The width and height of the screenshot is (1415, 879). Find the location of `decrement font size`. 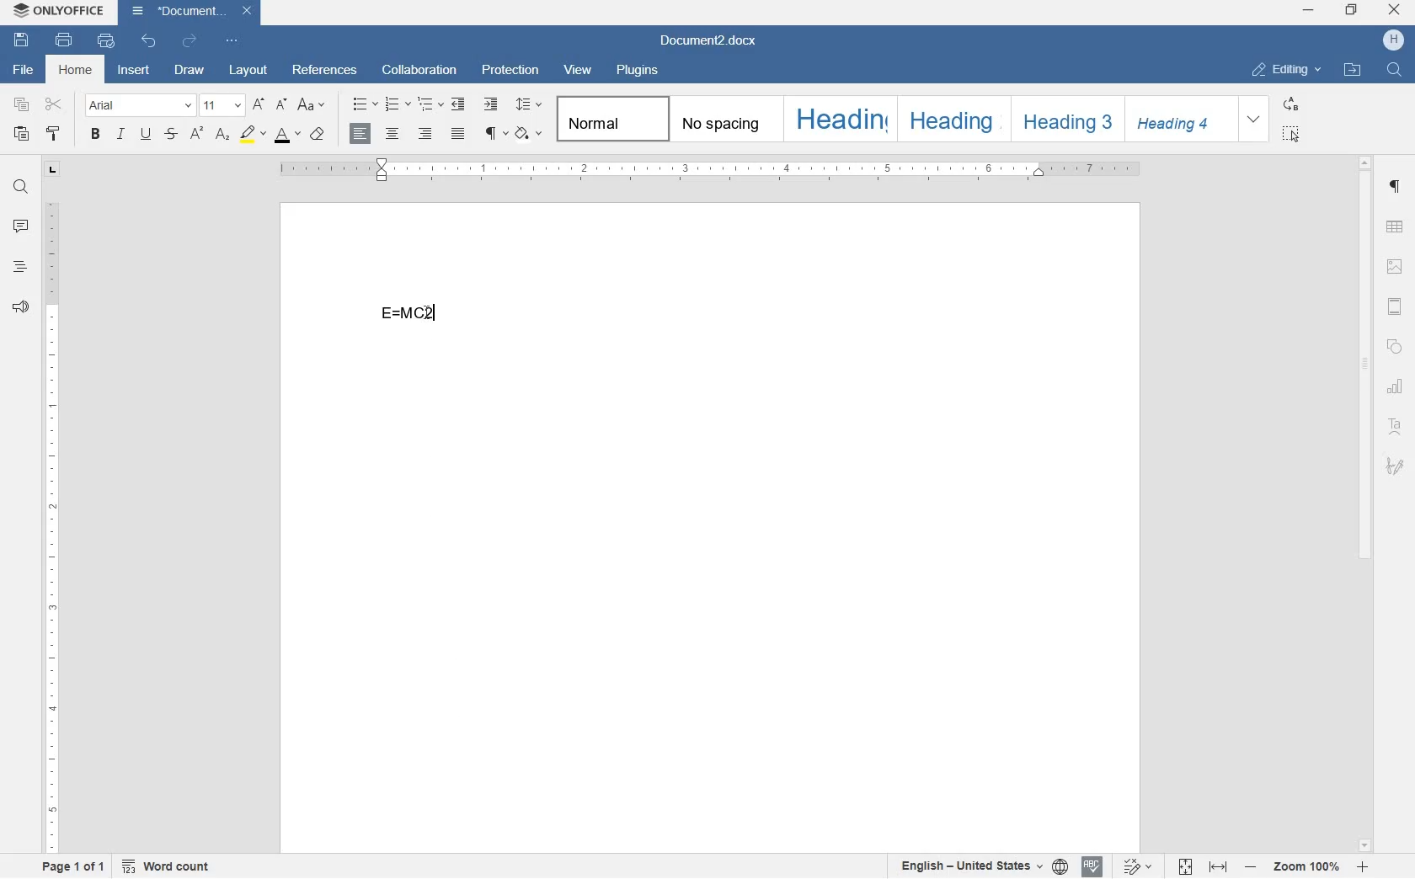

decrement font size is located at coordinates (280, 104).